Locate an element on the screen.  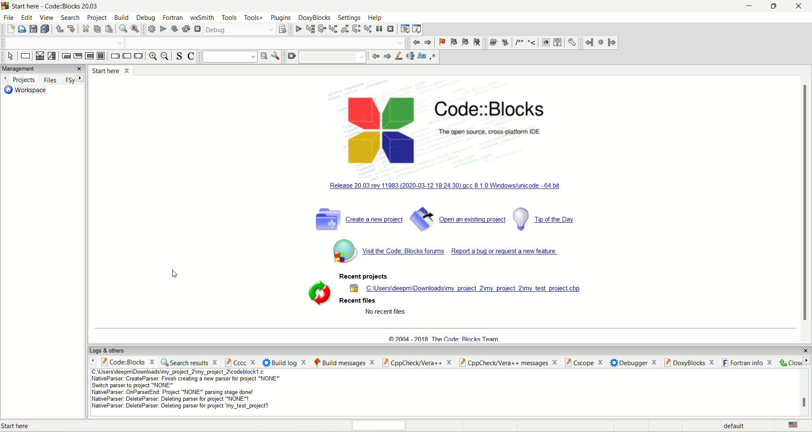
clear is located at coordinates (291, 57).